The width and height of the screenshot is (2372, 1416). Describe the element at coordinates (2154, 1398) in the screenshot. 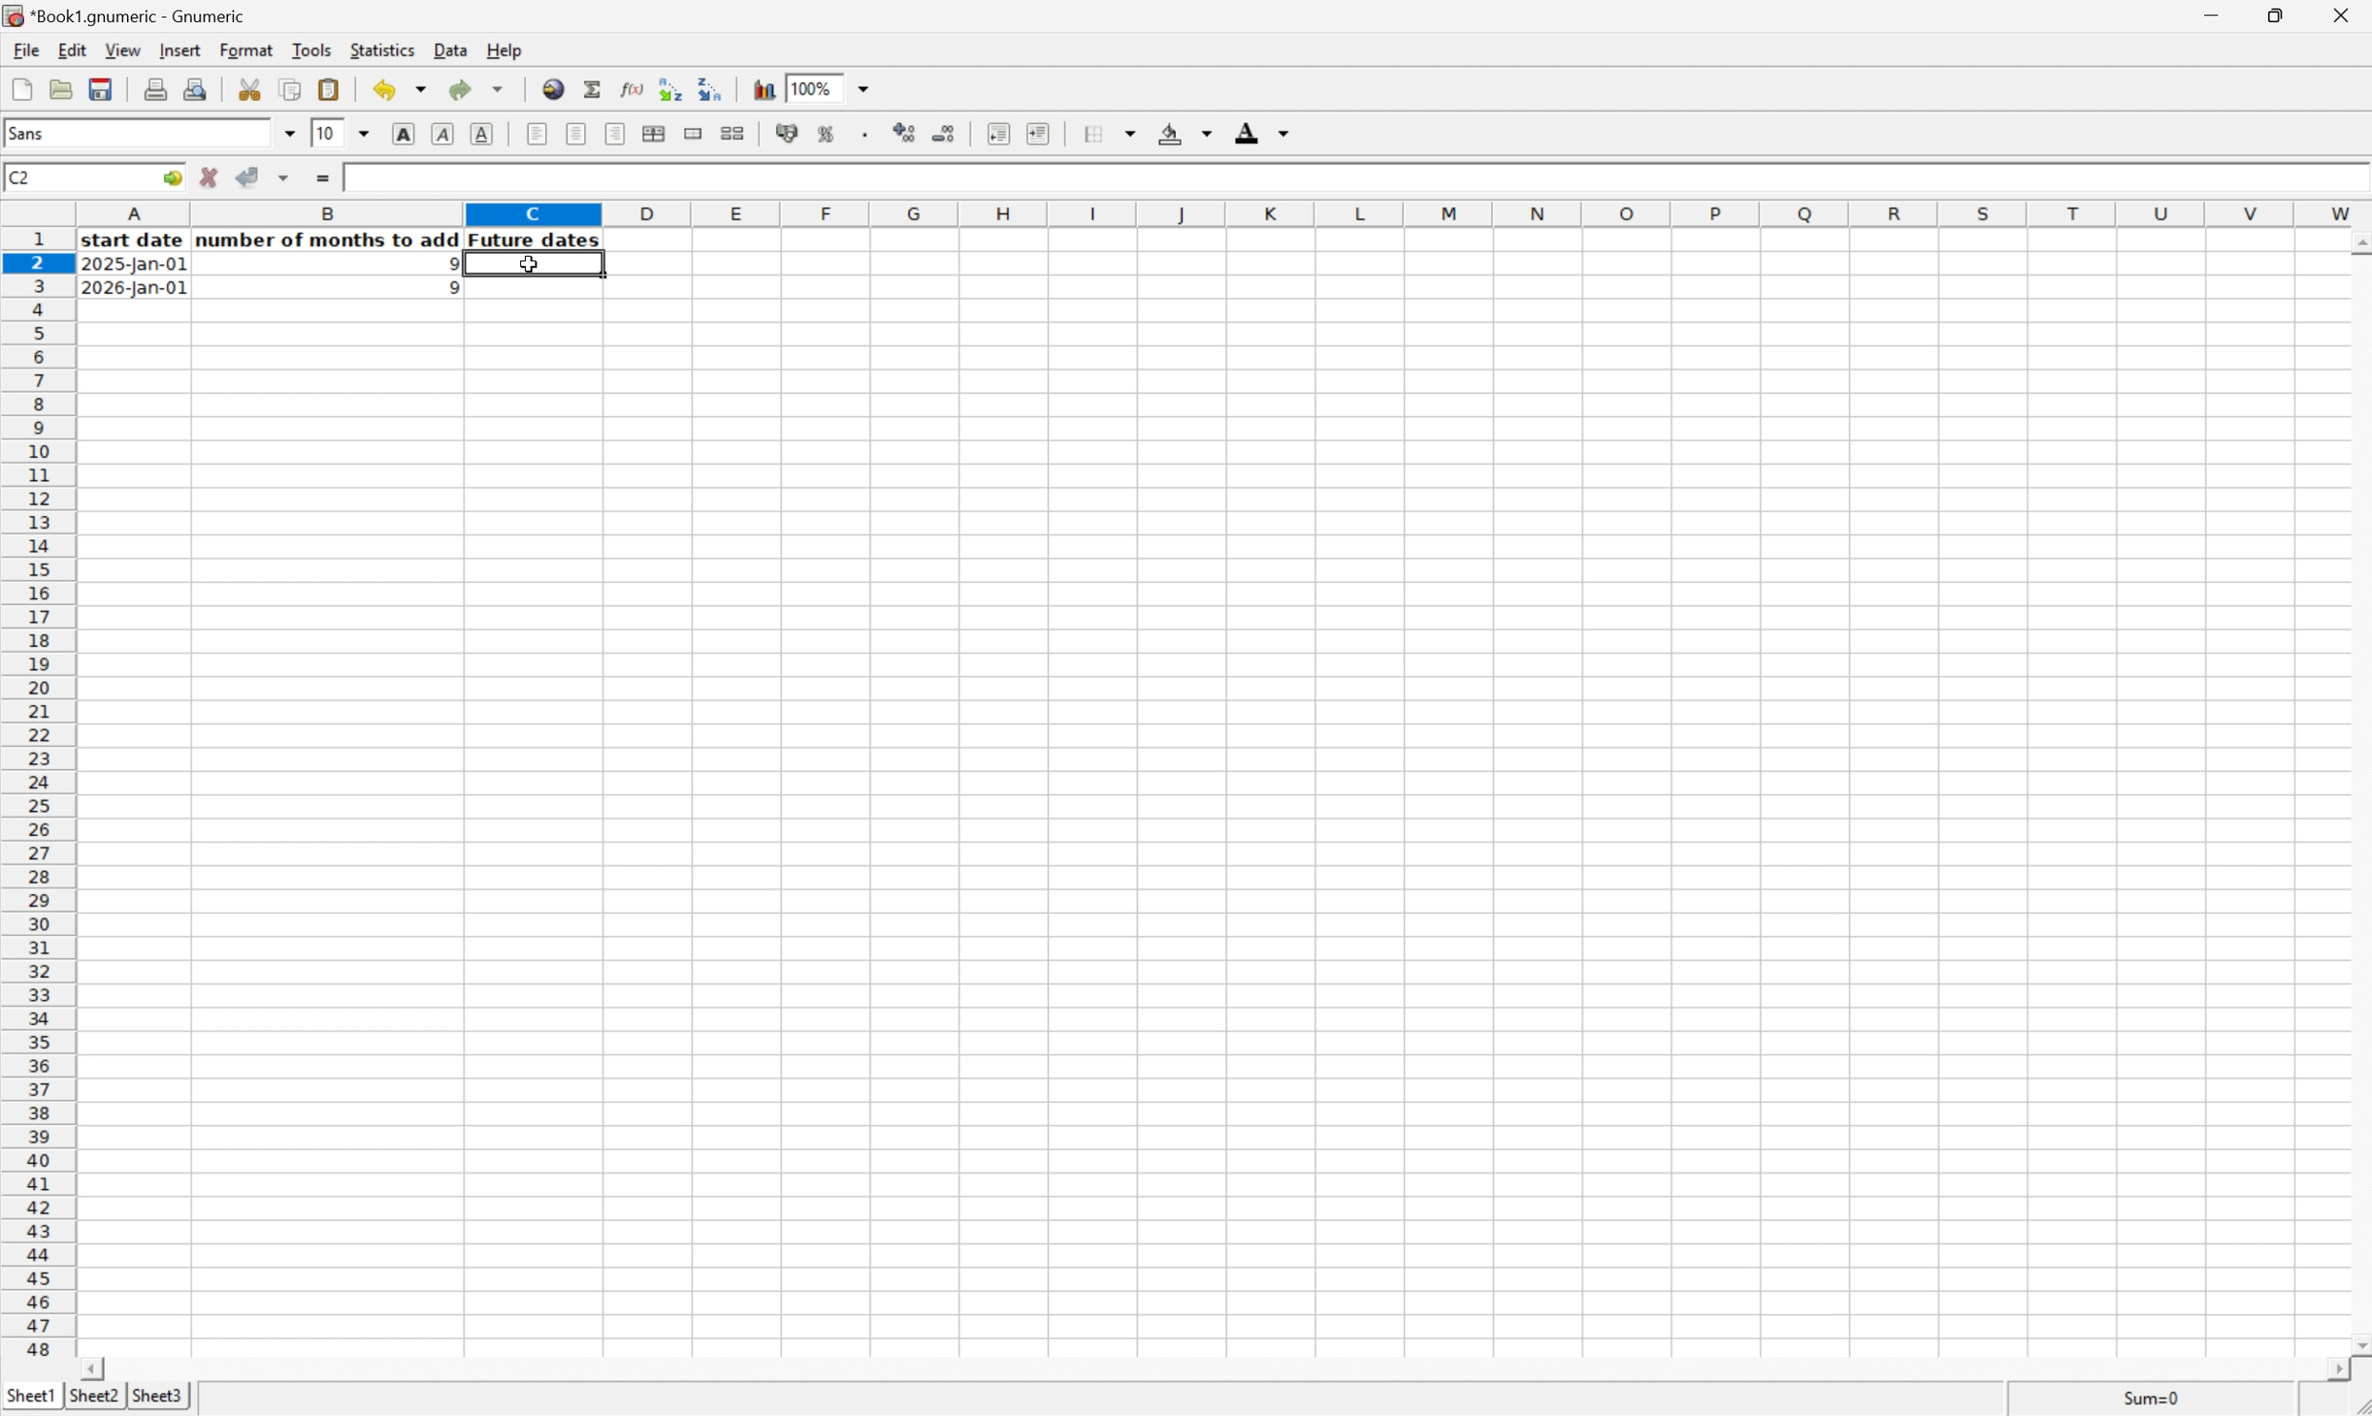

I see `Sum=0` at that location.